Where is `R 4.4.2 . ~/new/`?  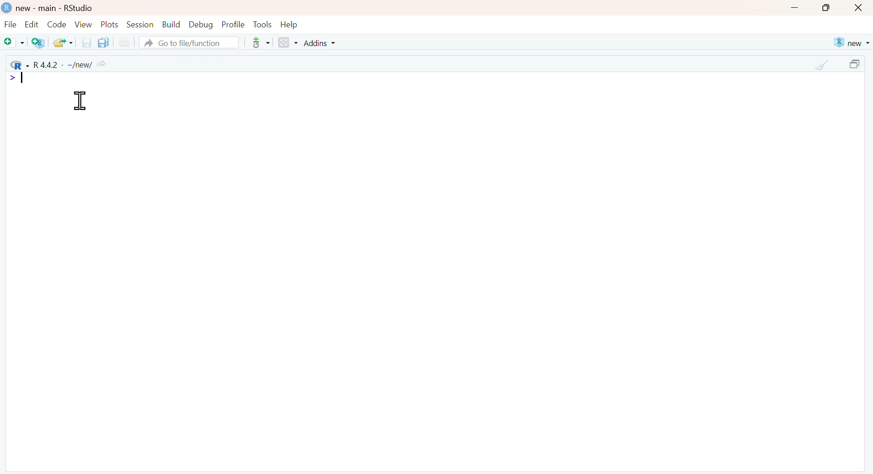
R 4.4.2 . ~/new/ is located at coordinates (59, 64).